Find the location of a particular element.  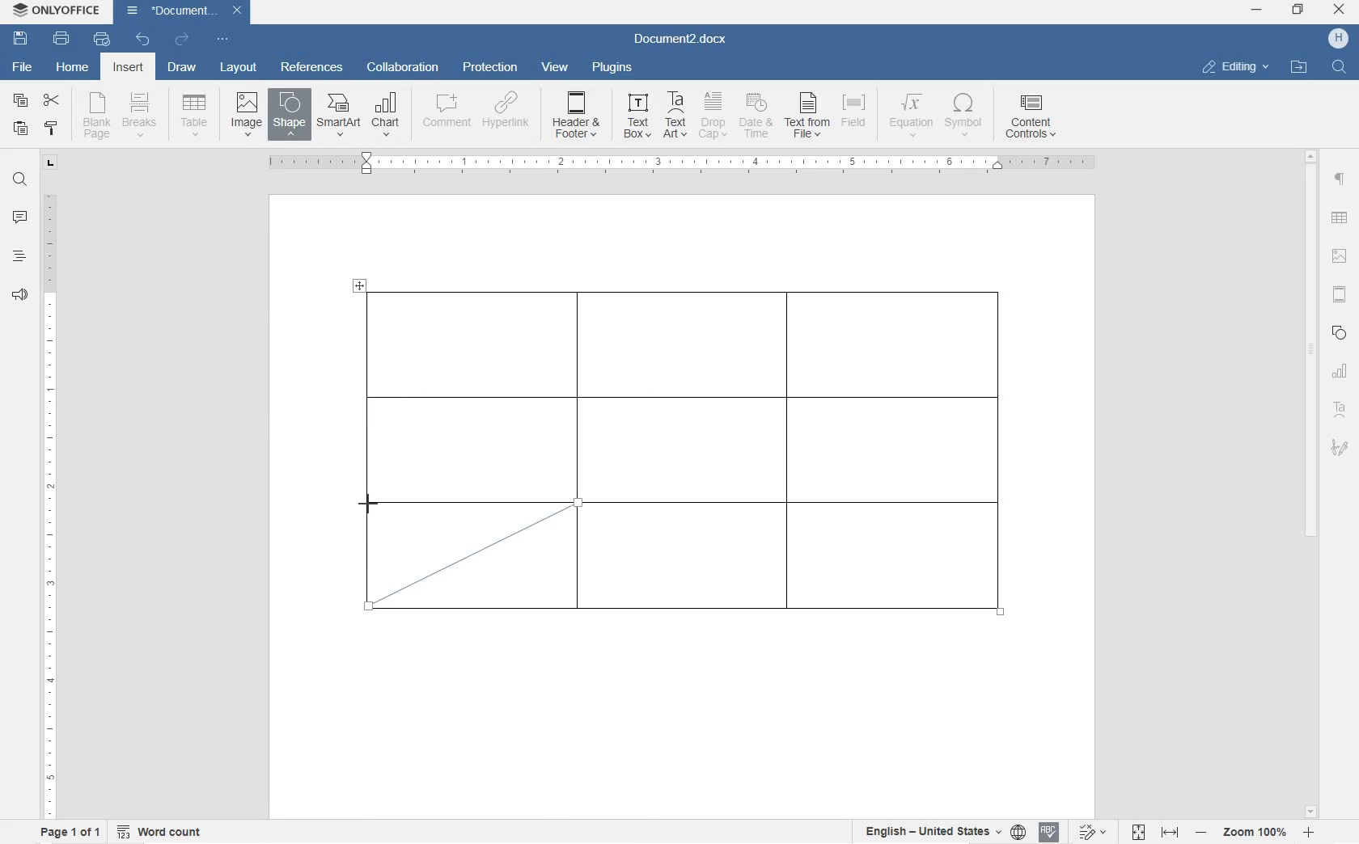

DATE & TIME is located at coordinates (759, 117).